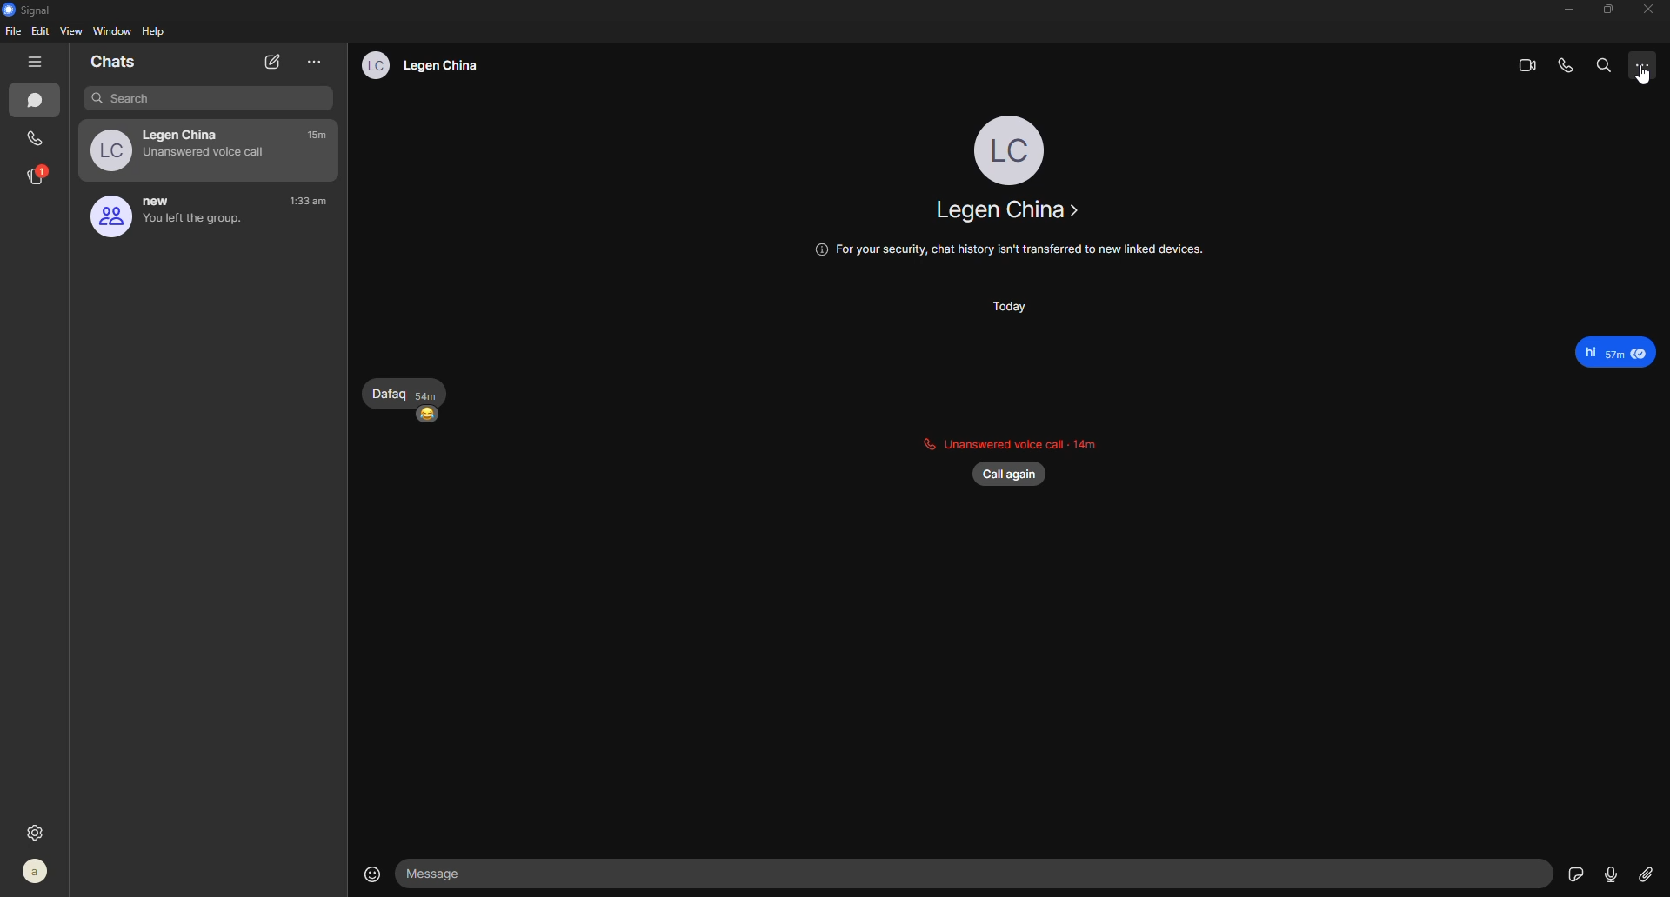 The width and height of the screenshot is (1670, 897). I want to click on message, so click(445, 871).